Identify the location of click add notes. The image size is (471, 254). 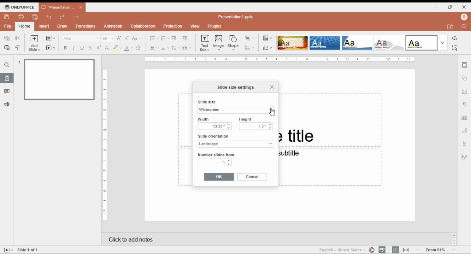
(130, 238).